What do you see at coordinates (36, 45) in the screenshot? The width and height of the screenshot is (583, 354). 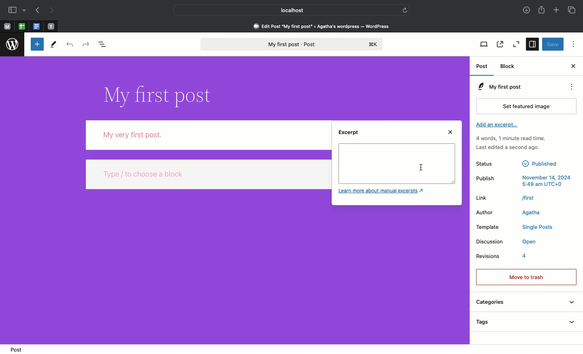 I see `Toggle block` at bounding box center [36, 45].